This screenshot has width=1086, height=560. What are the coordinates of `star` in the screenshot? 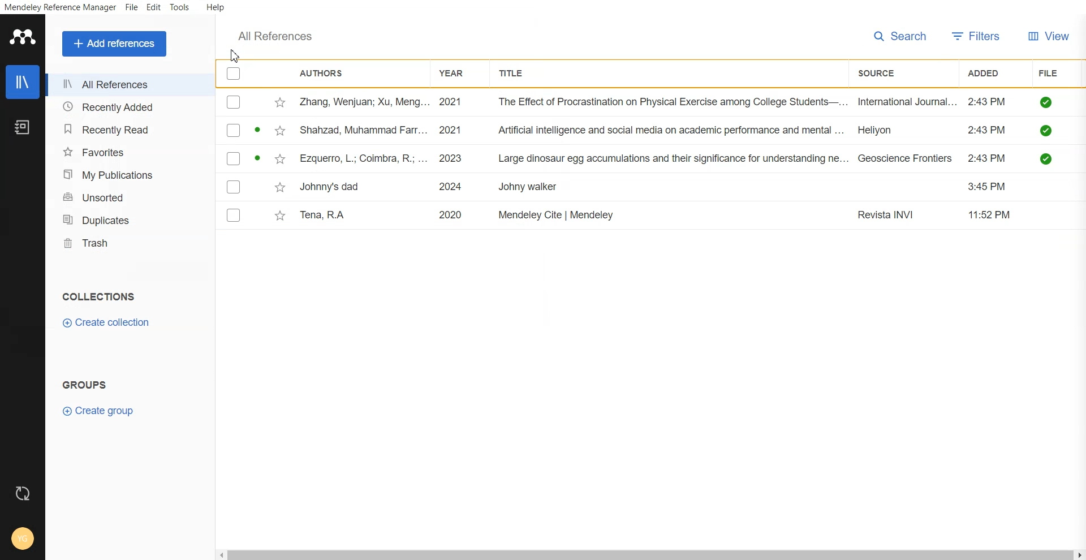 It's located at (278, 160).